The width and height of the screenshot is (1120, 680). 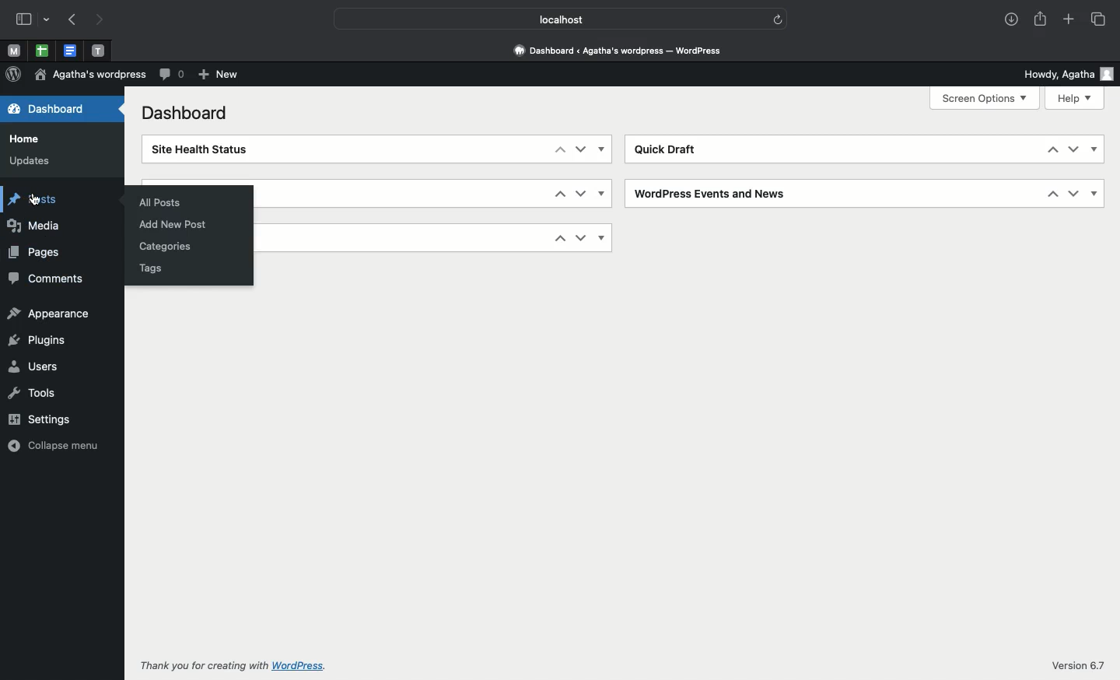 I want to click on excel sheet, so click(x=40, y=50).